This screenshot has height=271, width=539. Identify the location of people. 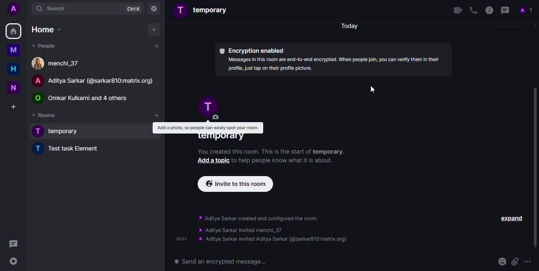
(43, 45).